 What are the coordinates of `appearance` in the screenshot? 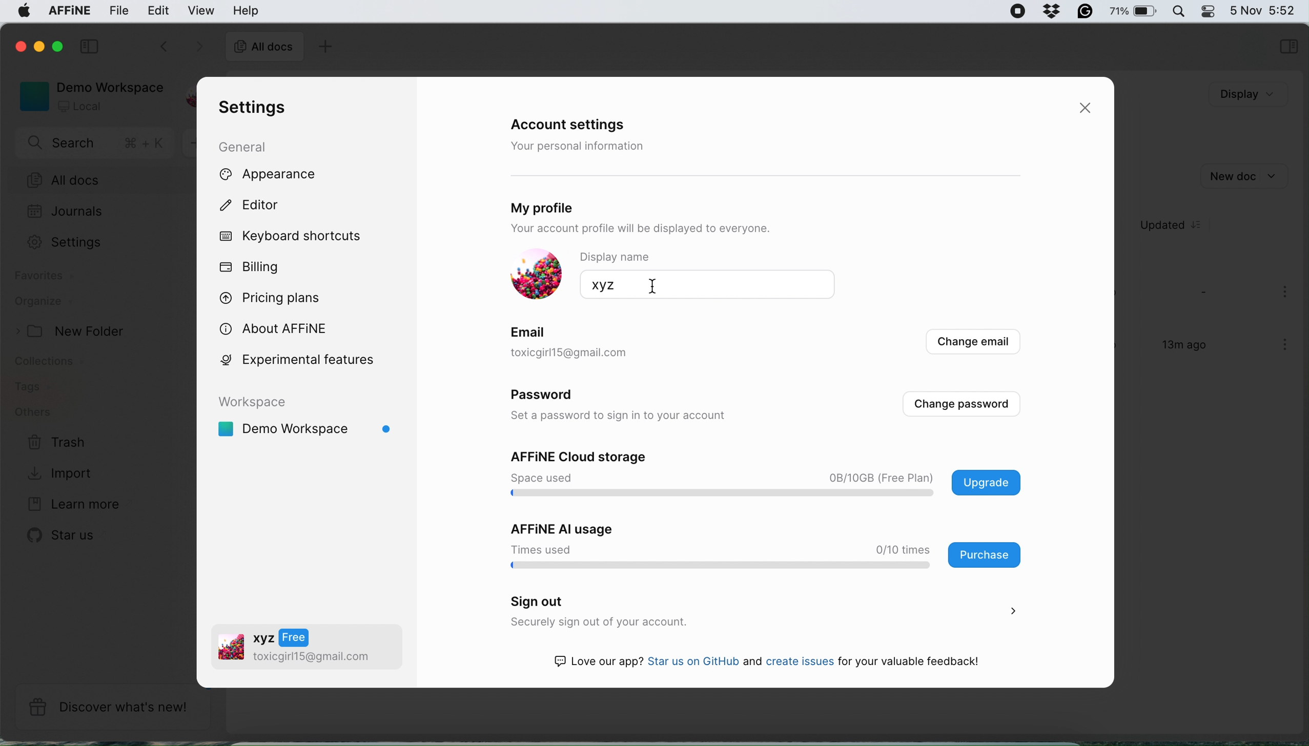 It's located at (285, 175).